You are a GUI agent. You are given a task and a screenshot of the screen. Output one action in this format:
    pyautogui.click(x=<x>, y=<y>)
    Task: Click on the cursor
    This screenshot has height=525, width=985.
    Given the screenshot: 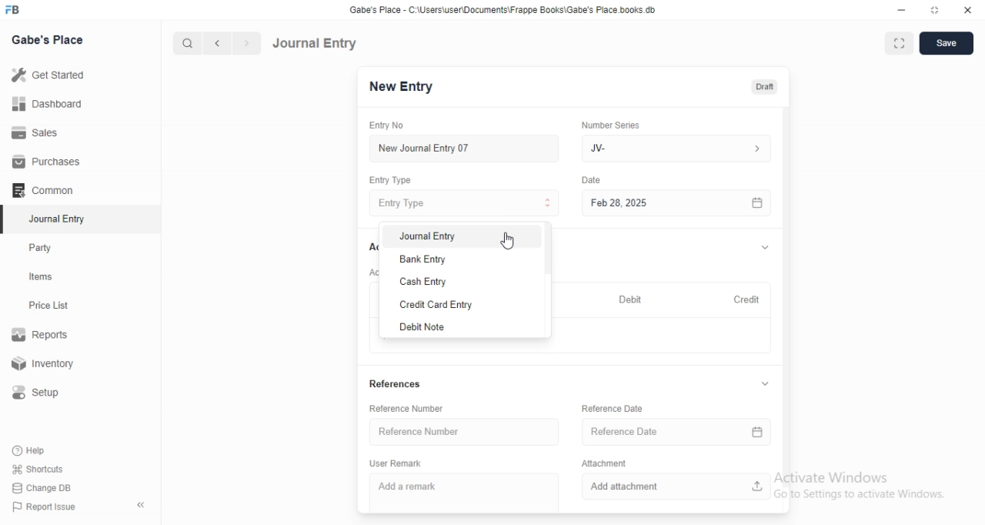 What is the action you would take?
    pyautogui.click(x=509, y=239)
    